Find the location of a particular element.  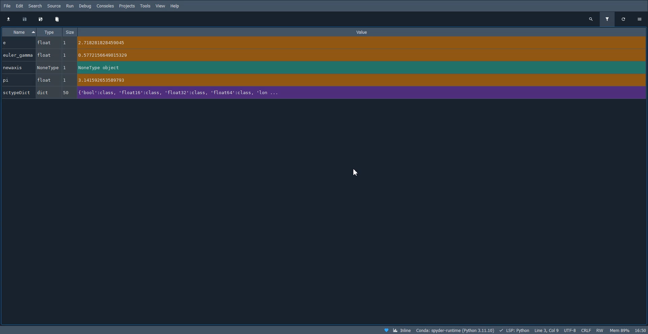

Size is located at coordinates (69, 31).